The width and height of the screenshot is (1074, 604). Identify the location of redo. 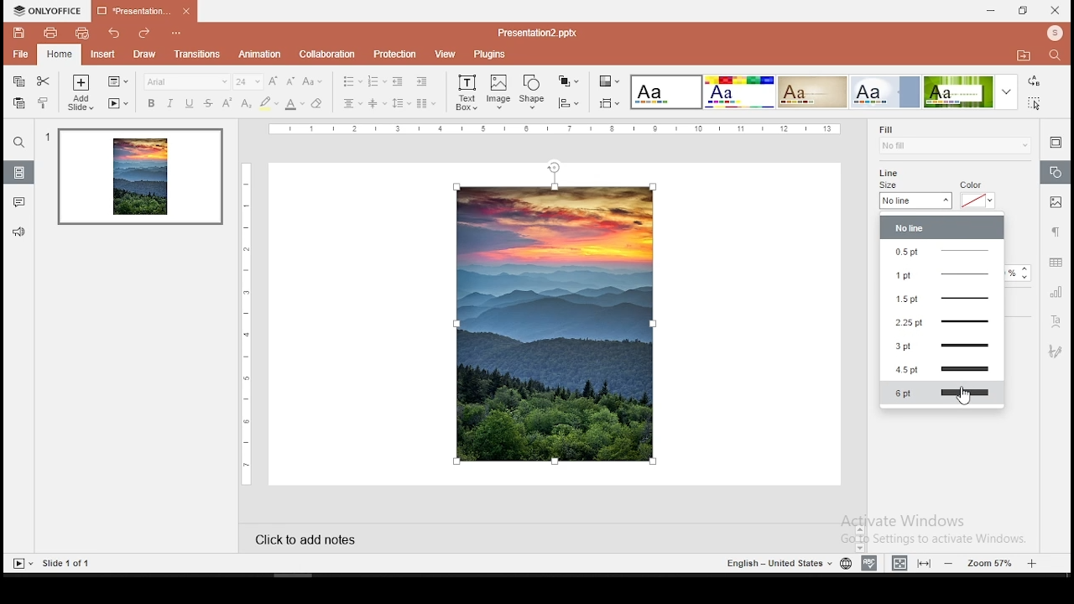
(144, 34).